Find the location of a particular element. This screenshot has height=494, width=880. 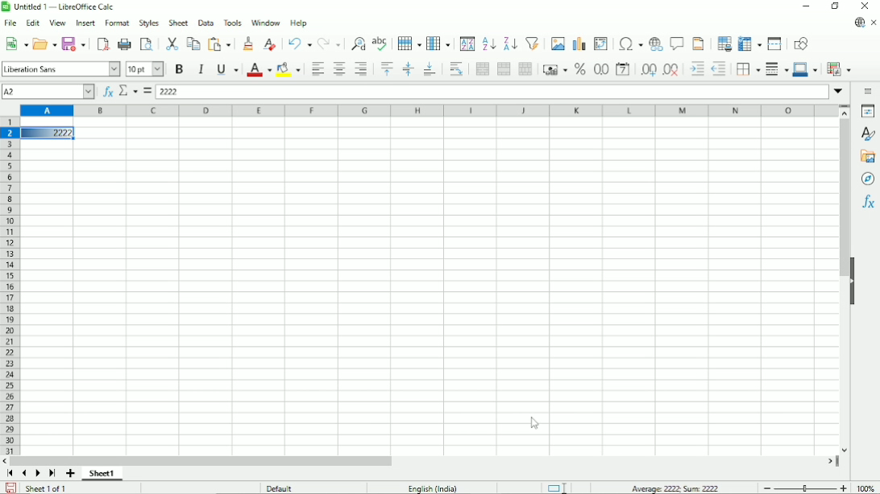

View is located at coordinates (58, 22).